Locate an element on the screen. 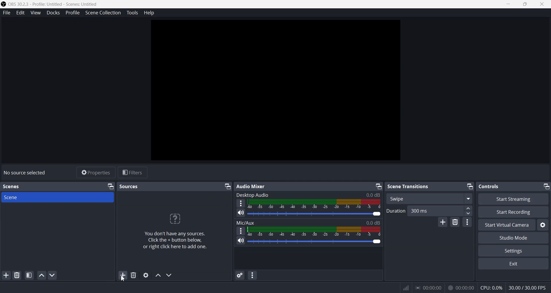  Close is located at coordinates (542, 4).